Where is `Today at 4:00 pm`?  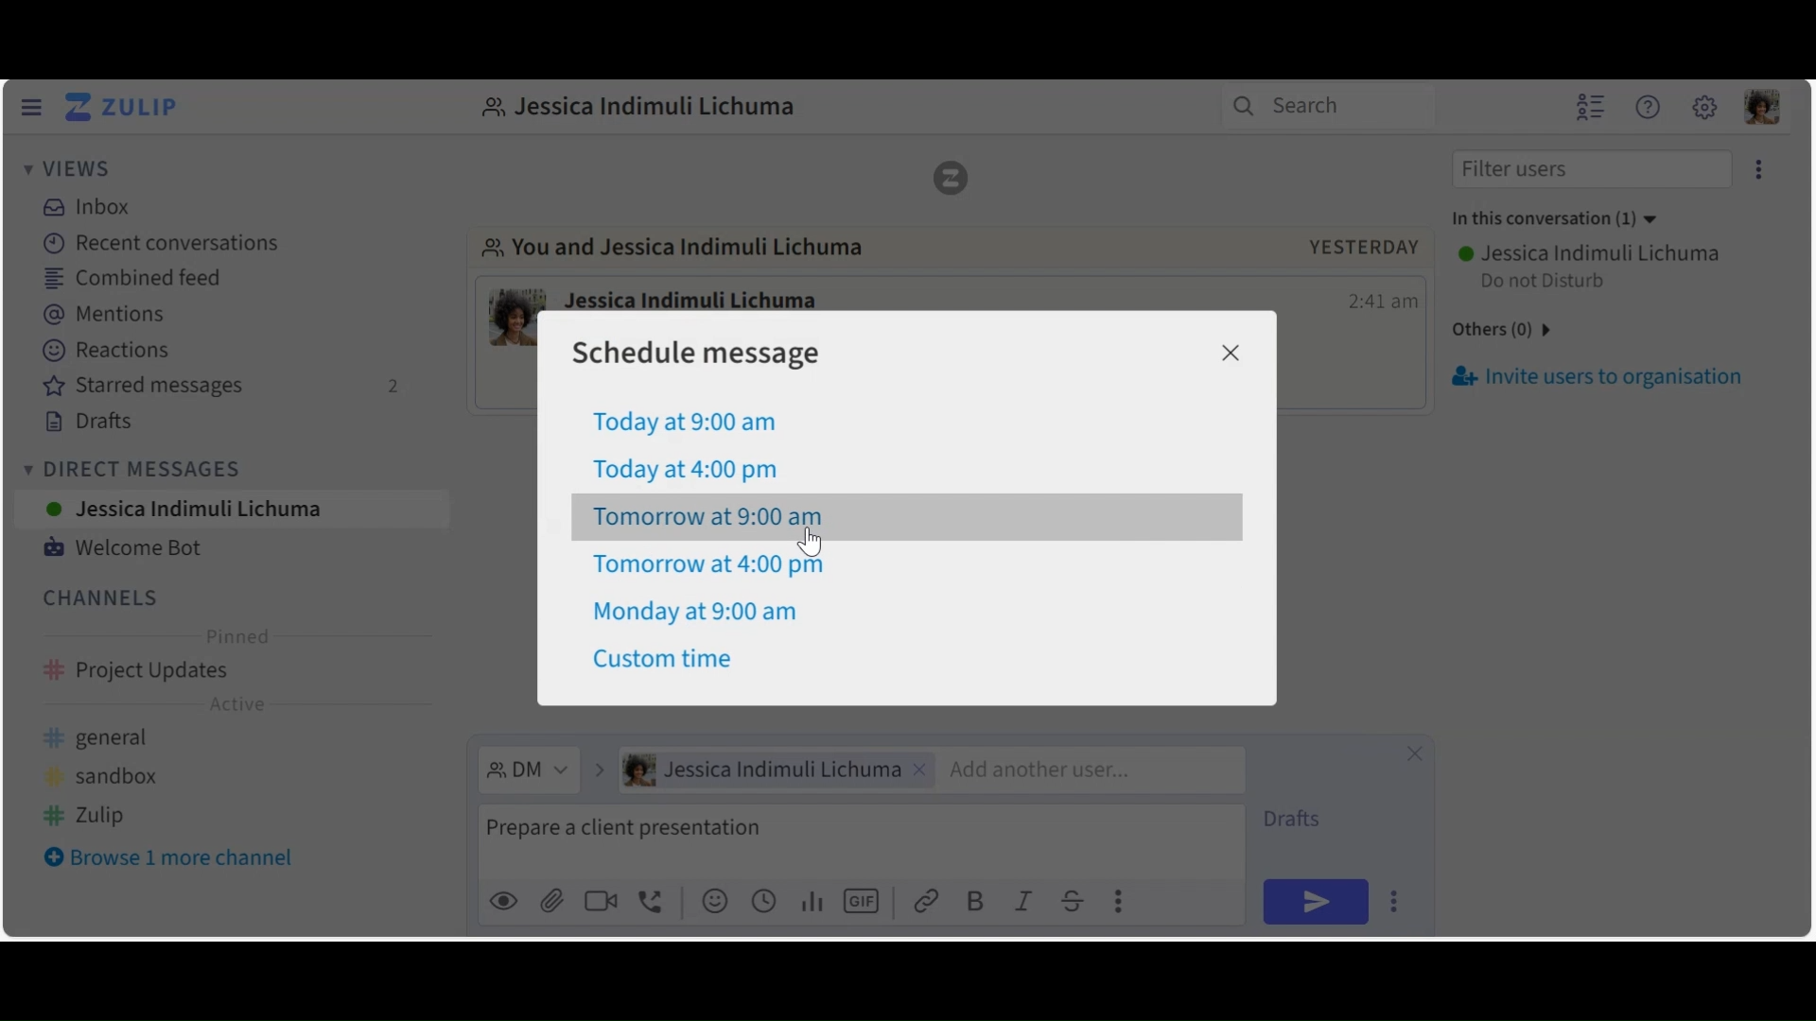
Today at 4:00 pm is located at coordinates (690, 469).